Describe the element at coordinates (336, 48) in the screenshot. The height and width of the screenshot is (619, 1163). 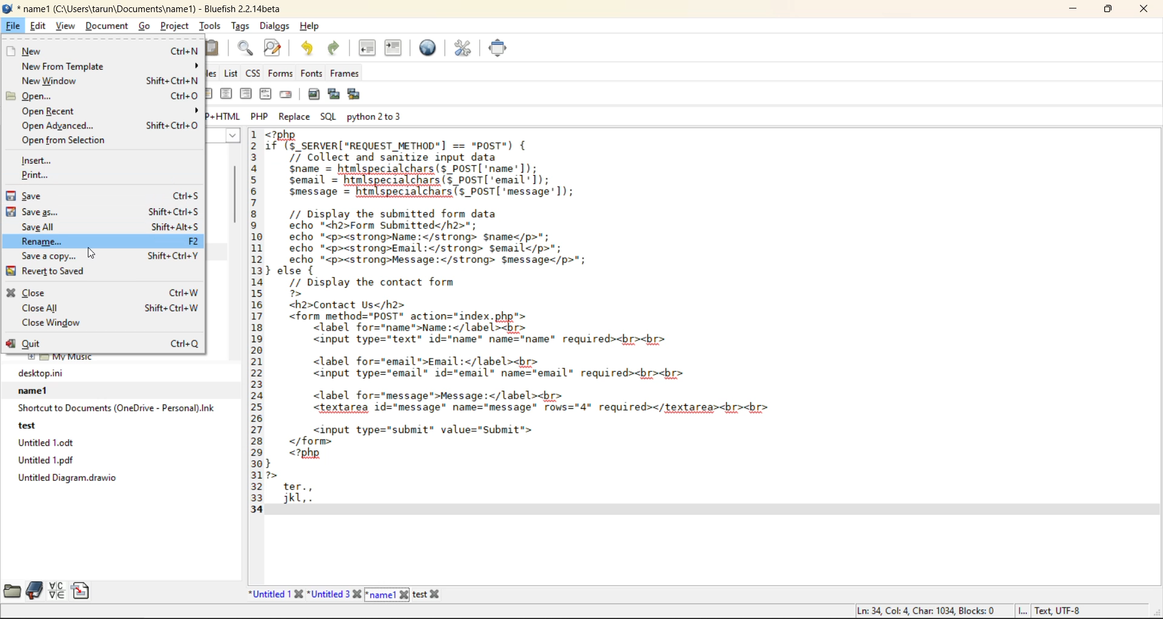
I see `redo` at that location.